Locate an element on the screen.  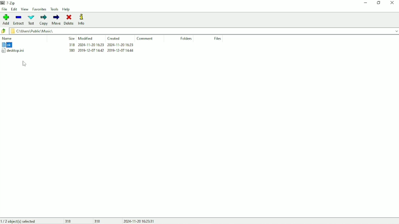
Cursor is located at coordinates (24, 64).